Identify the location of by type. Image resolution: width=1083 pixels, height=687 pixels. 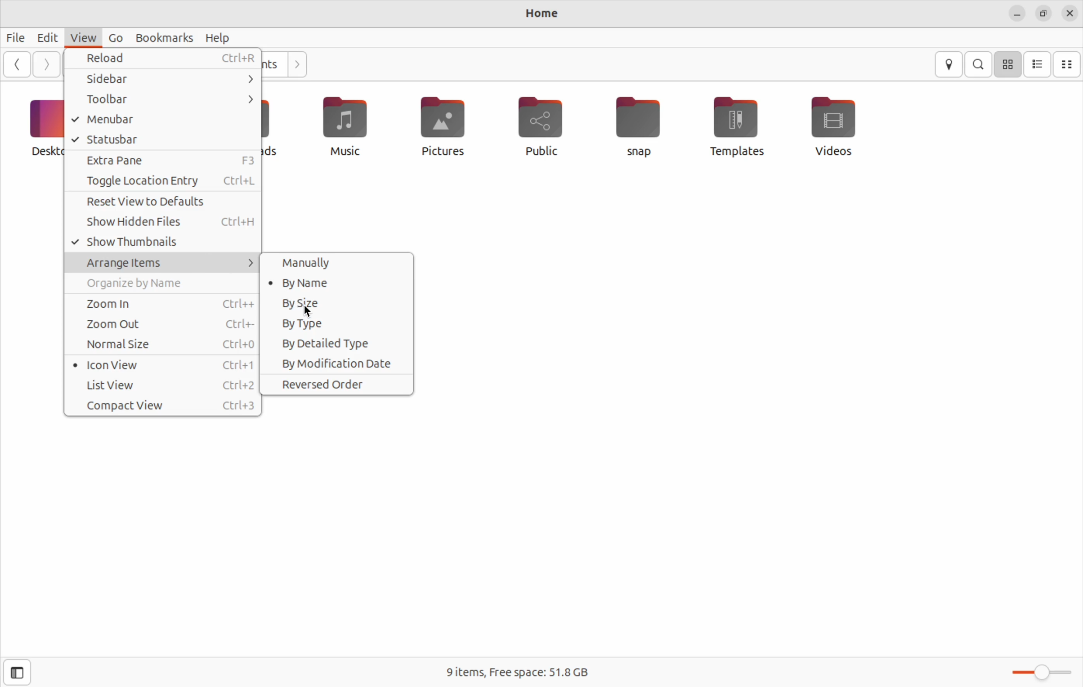
(336, 323).